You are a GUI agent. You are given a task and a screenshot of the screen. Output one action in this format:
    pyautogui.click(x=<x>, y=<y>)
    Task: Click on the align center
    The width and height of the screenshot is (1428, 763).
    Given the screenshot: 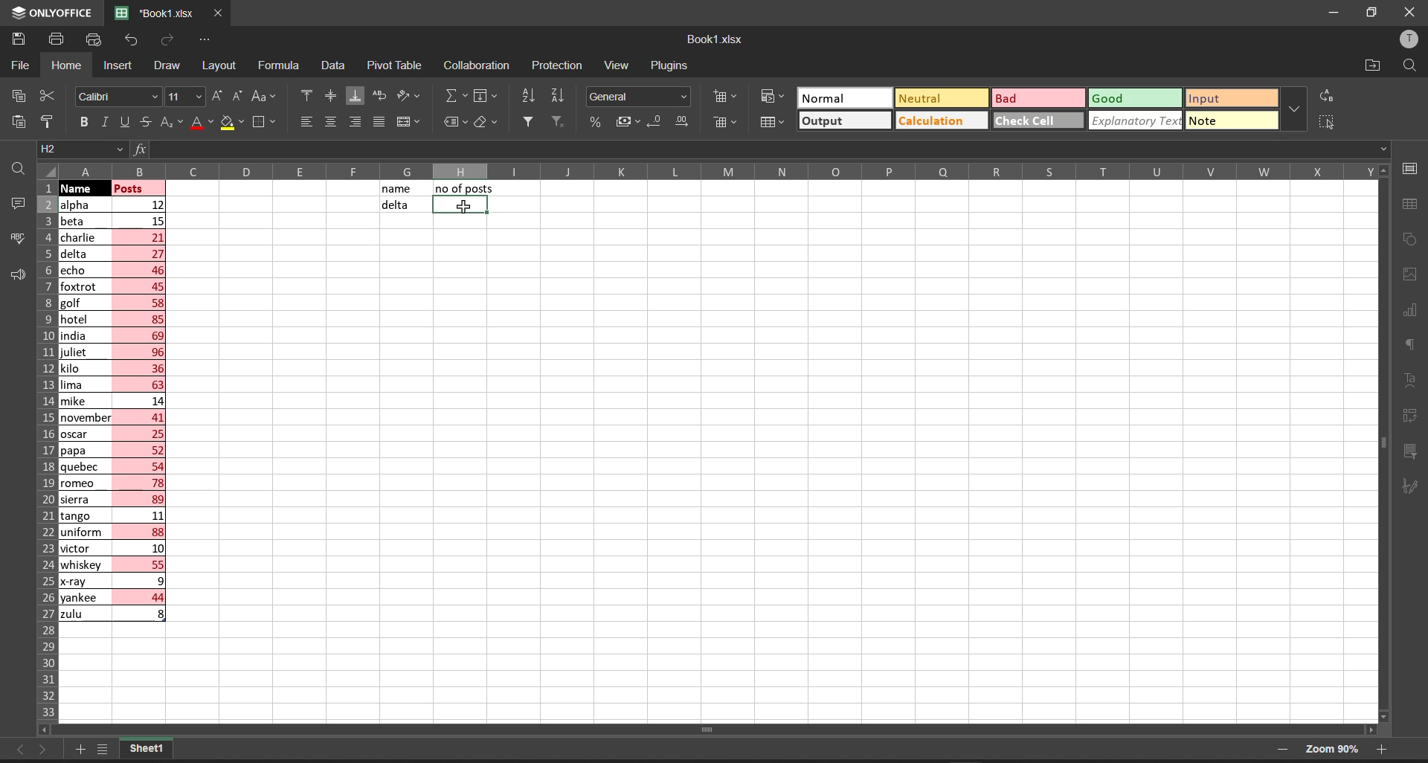 What is the action you would take?
    pyautogui.click(x=329, y=97)
    